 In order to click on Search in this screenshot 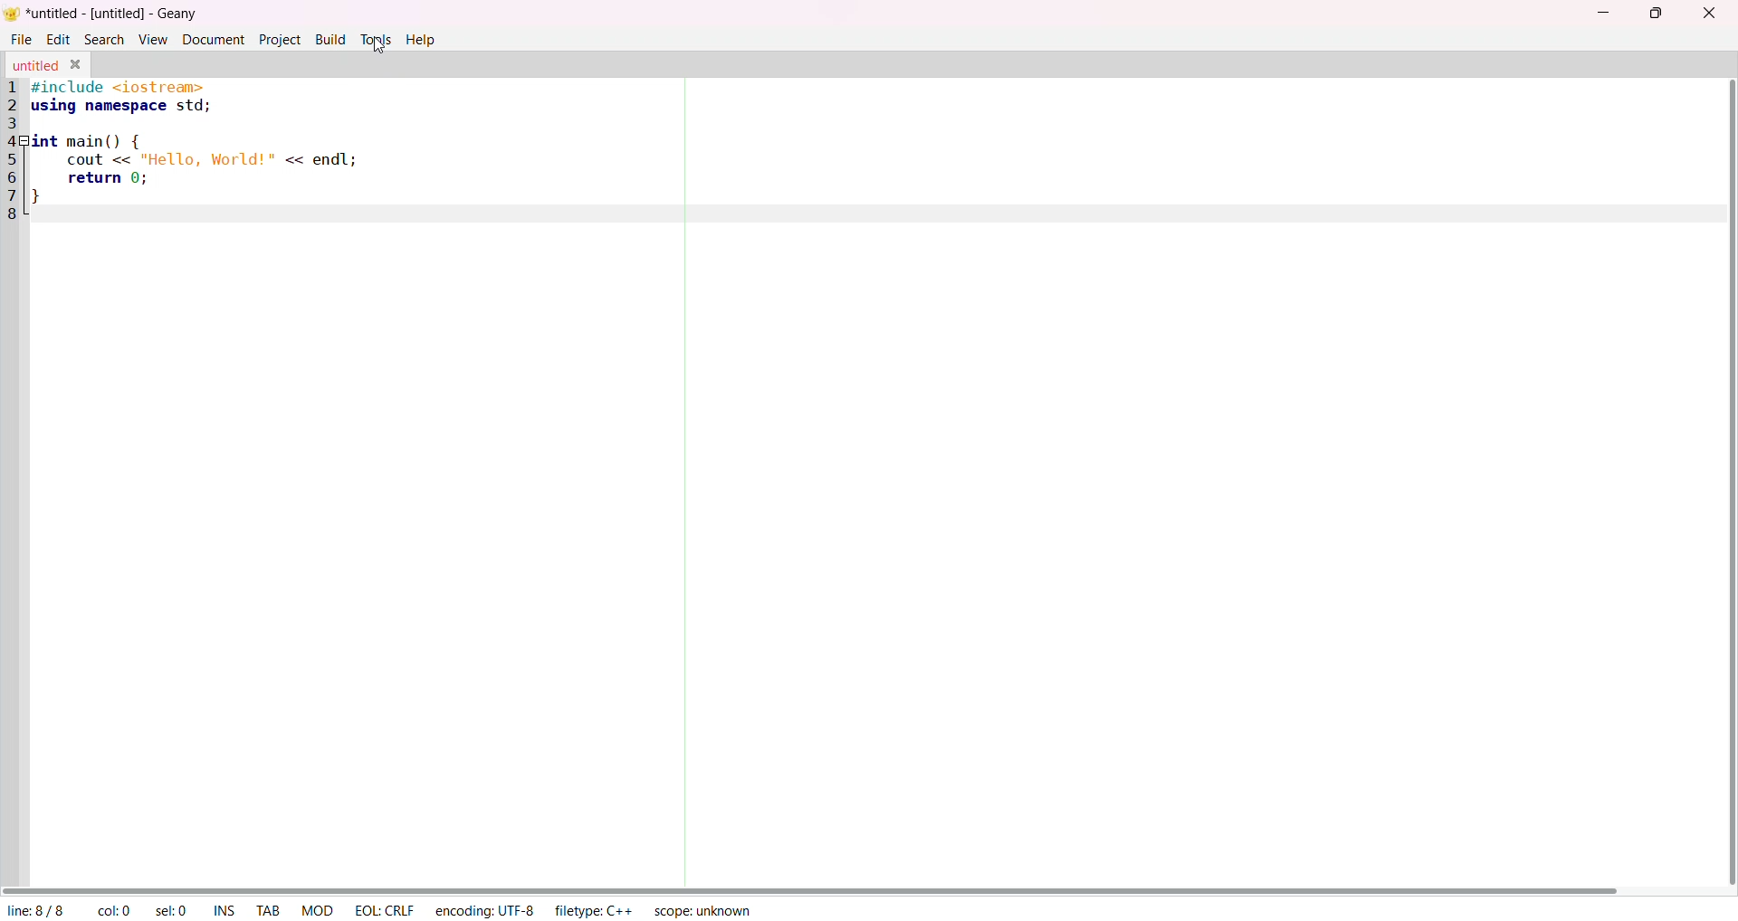, I will do `click(106, 40)`.